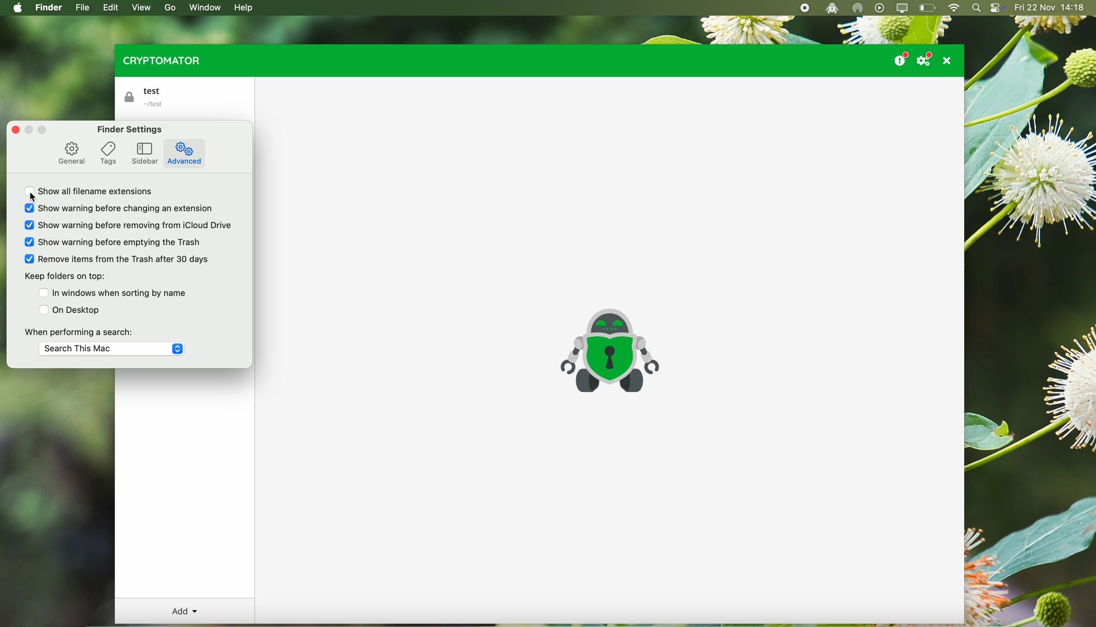 This screenshot has width=1096, height=627. What do you see at coordinates (880, 8) in the screenshot?
I see `play` at bounding box center [880, 8].